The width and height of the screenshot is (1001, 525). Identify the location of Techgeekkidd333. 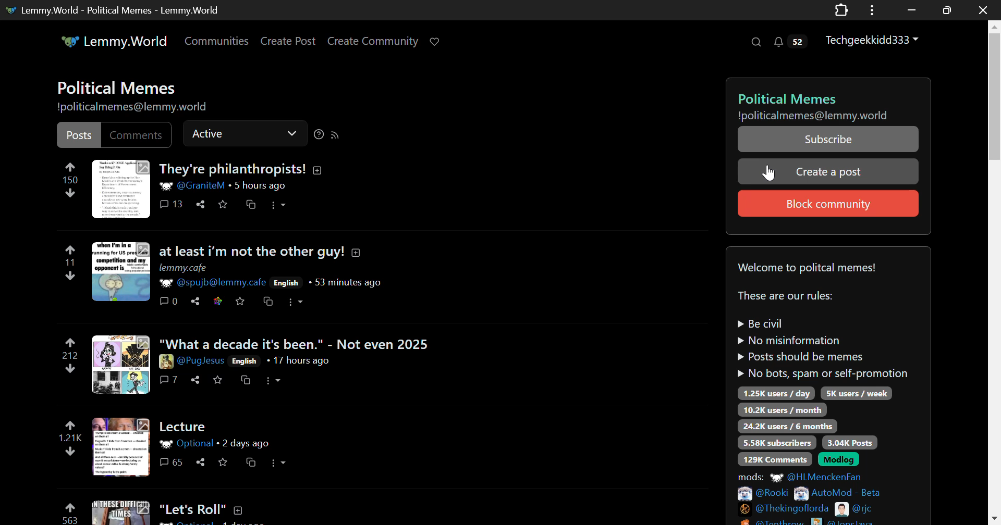
(872, 41).